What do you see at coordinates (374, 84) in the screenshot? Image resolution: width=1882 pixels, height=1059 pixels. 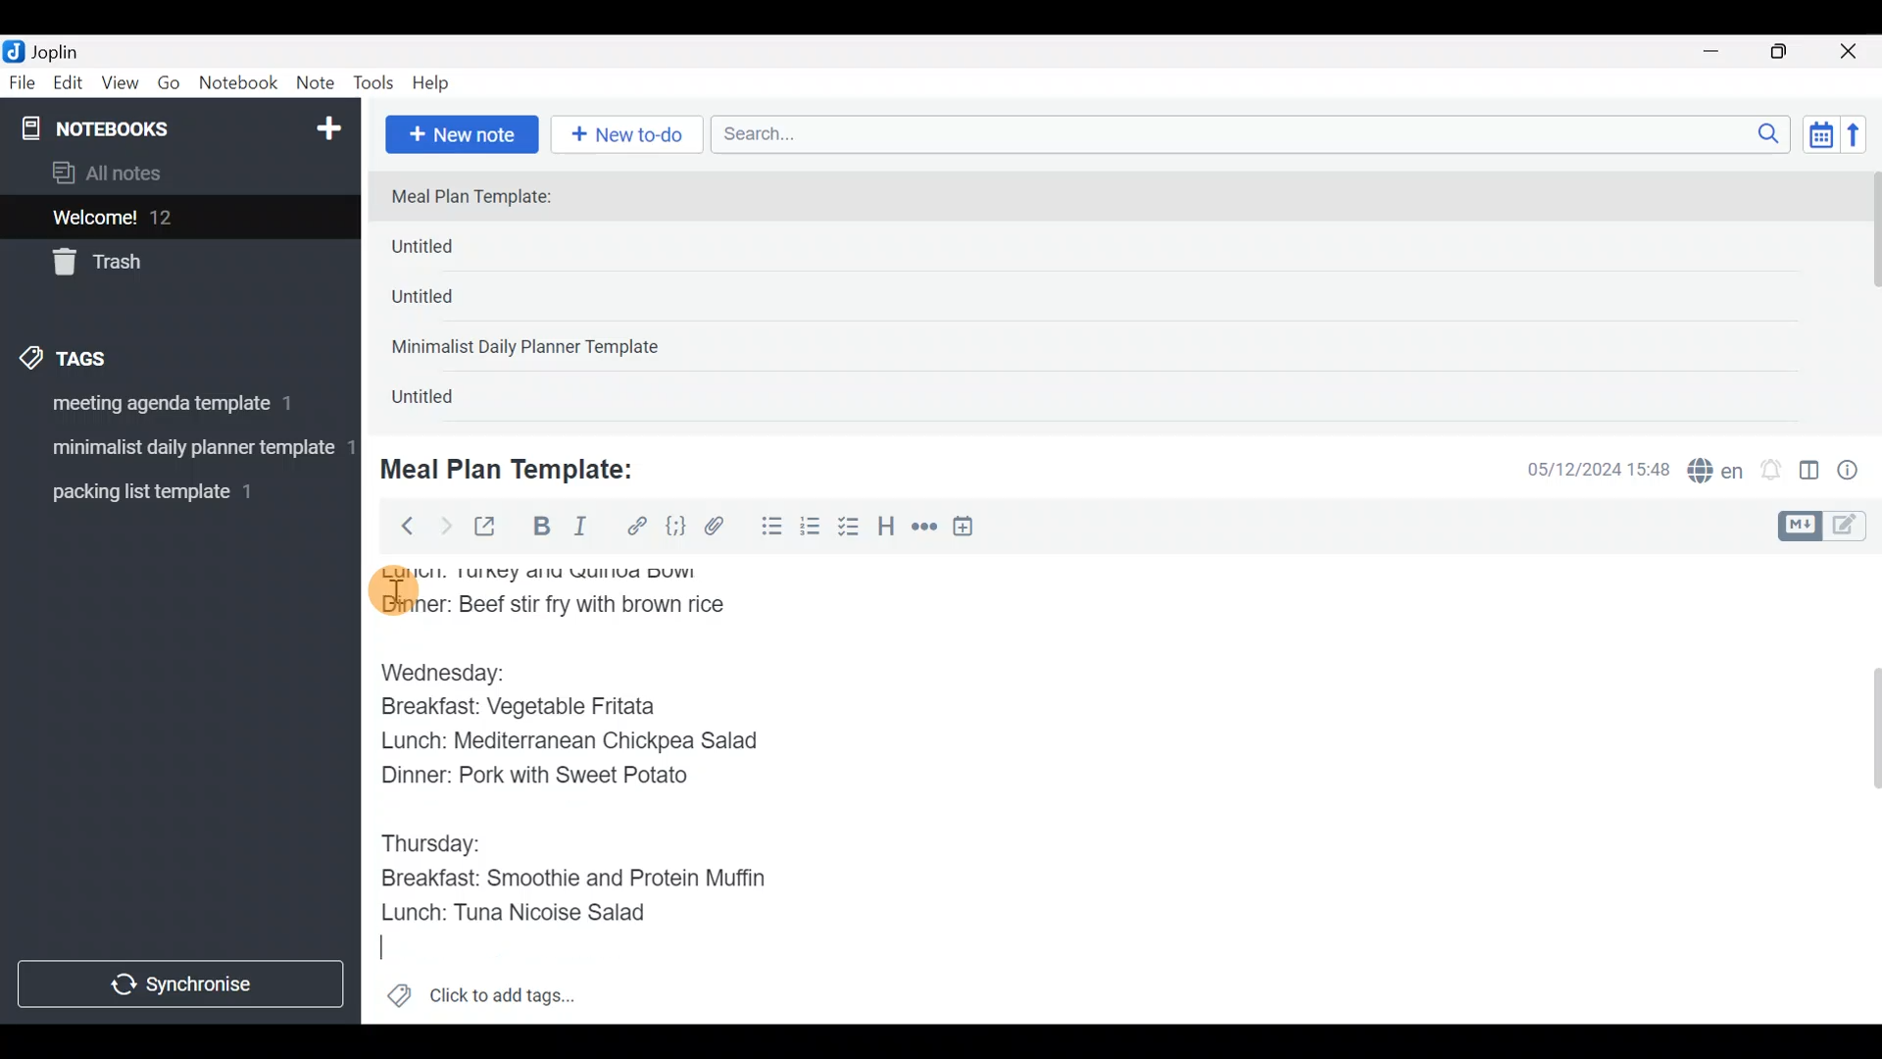 I see `Tools` at bounding box center [374, 84].